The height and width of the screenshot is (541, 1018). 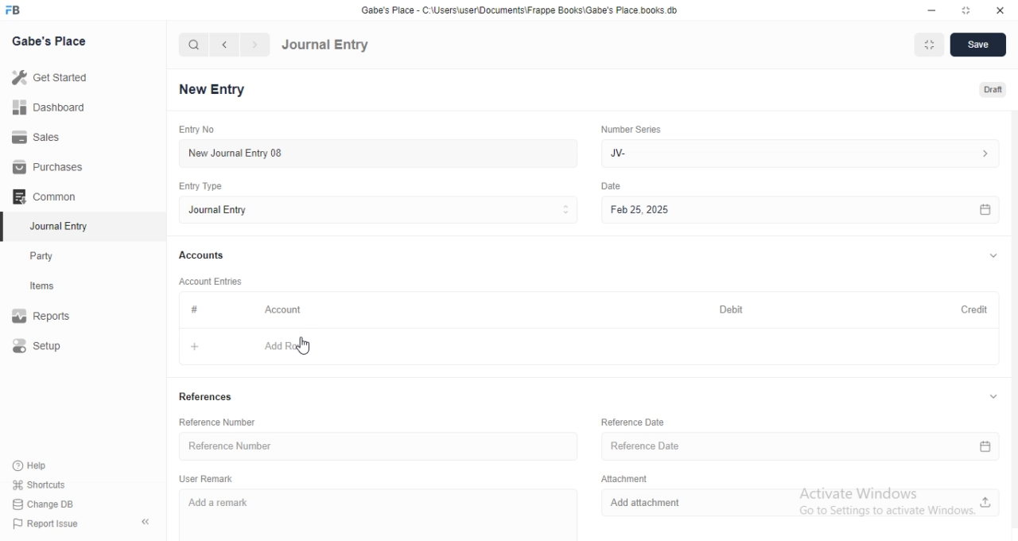 What do you see at coordinates (374, 153) in the screenshot?
I see `New Journal Entry 08` at bounding box center [374, 153].